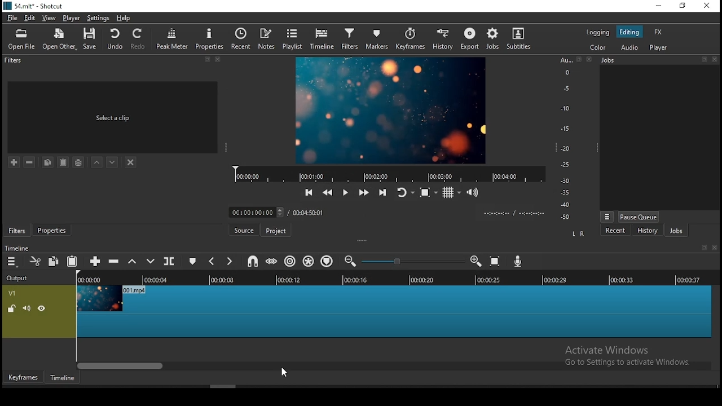  I want to click on open other, so click(60, 40).